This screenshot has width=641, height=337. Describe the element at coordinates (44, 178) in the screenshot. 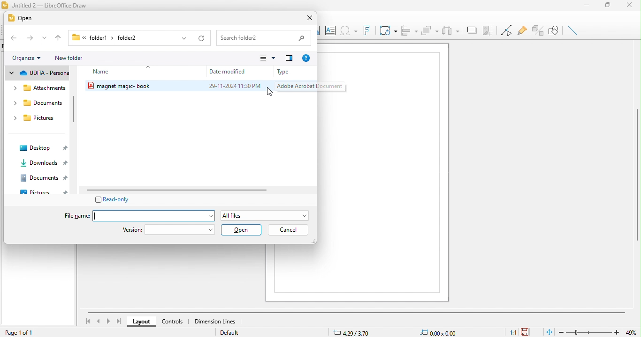

I see `documents` at that location.